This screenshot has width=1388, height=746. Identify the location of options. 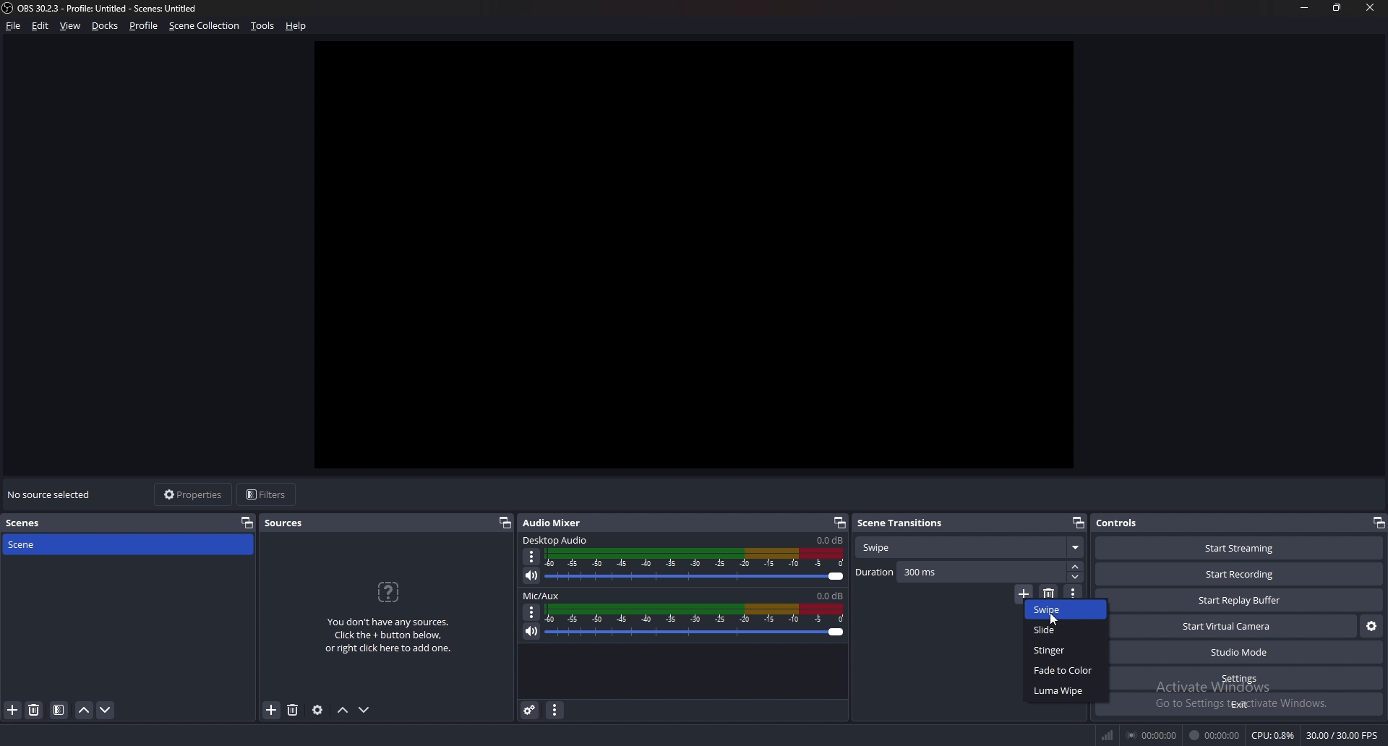
(532, 612).